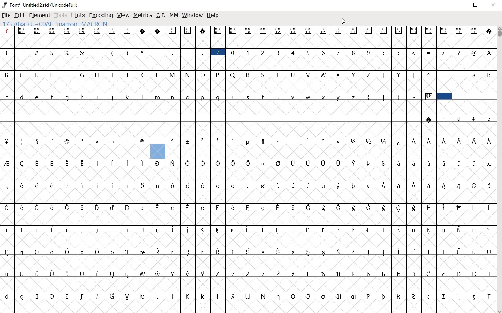 This screenshot has width=502, height=313. What do you see at coordinates (354, 53) in the screenshot?
I see `8` at bounding box center [354, 53].